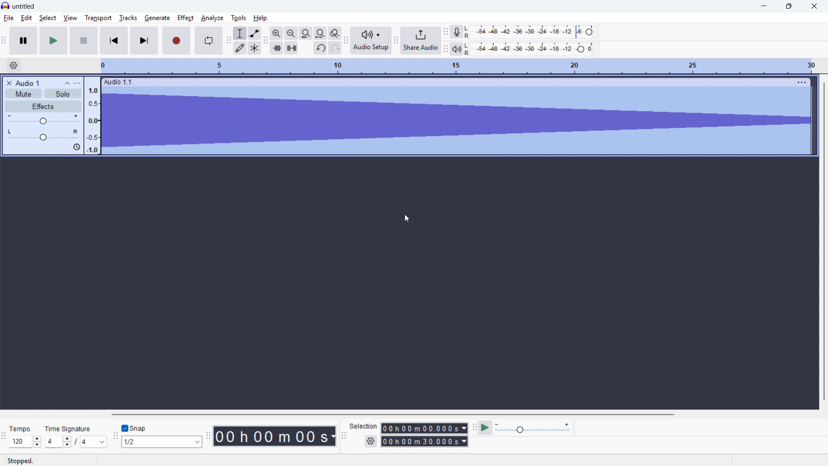 The width and height of the screenshot is (828, 466). Describe the element at coordinates (421, 41) in the screenshot. I see `Share audio ` at that location.